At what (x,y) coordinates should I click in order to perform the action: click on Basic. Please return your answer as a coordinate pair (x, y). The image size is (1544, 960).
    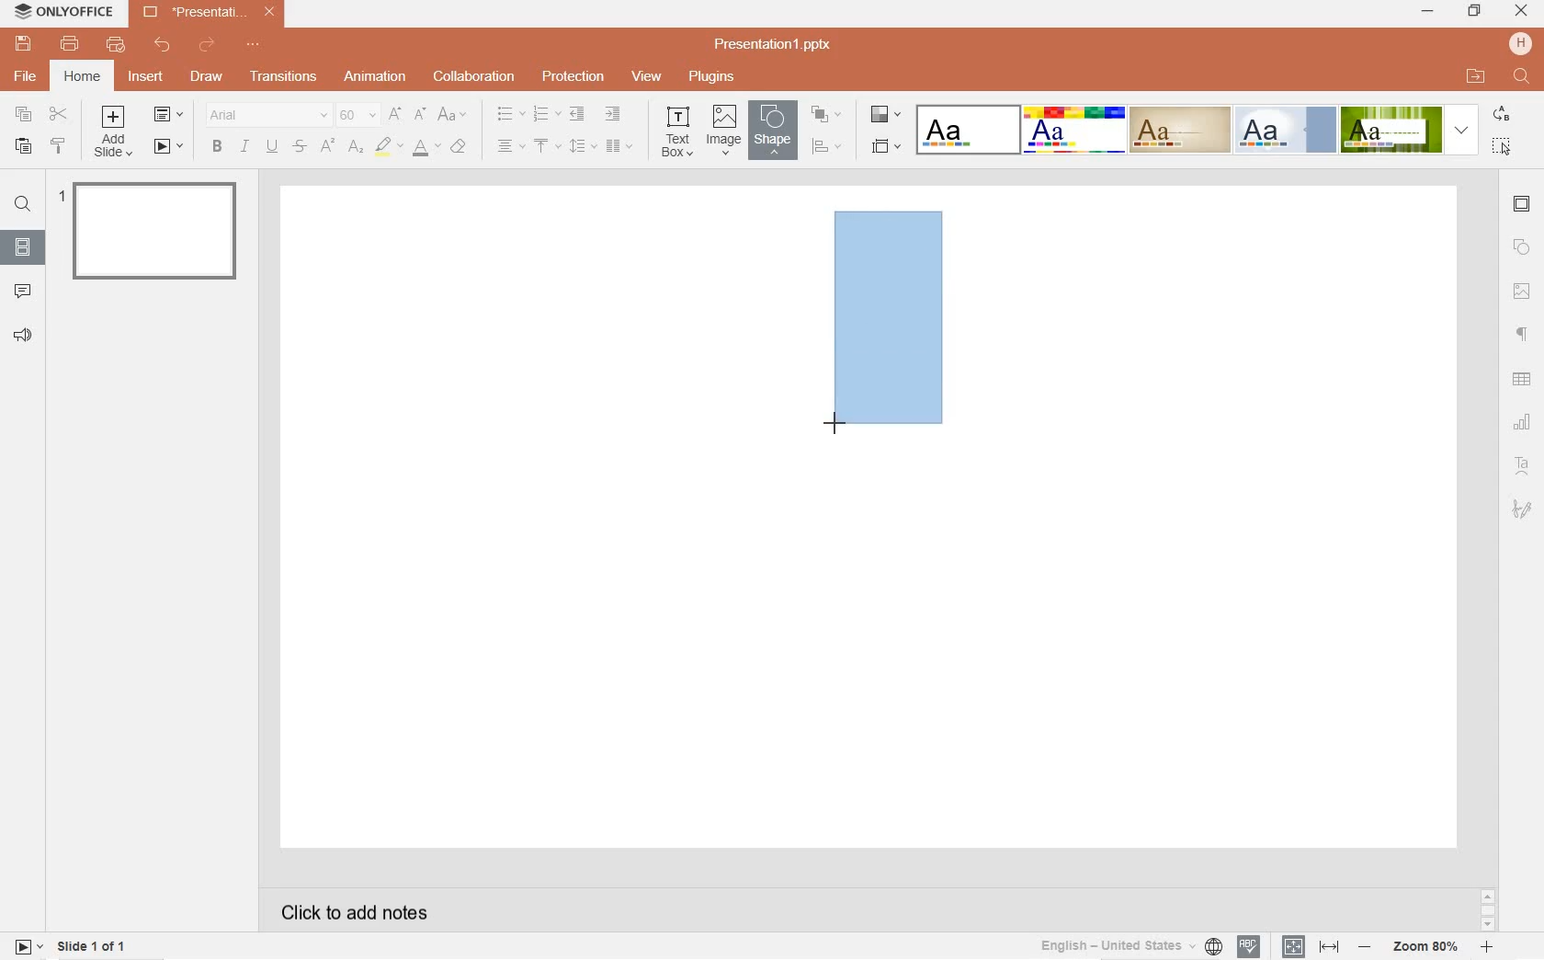
    Looking at the image, I should click on (1074, 130).